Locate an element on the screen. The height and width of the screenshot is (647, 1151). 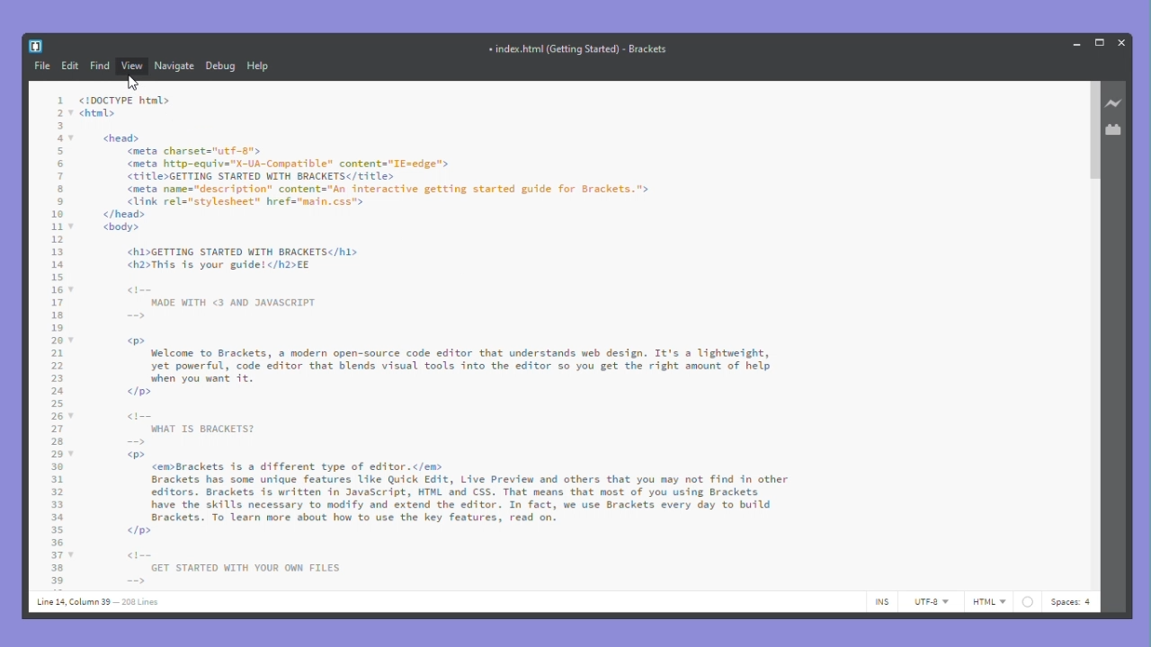
<!-- MADE WITH <3 AND JAVASCRIPT --> is located at coordinates (222, 302).